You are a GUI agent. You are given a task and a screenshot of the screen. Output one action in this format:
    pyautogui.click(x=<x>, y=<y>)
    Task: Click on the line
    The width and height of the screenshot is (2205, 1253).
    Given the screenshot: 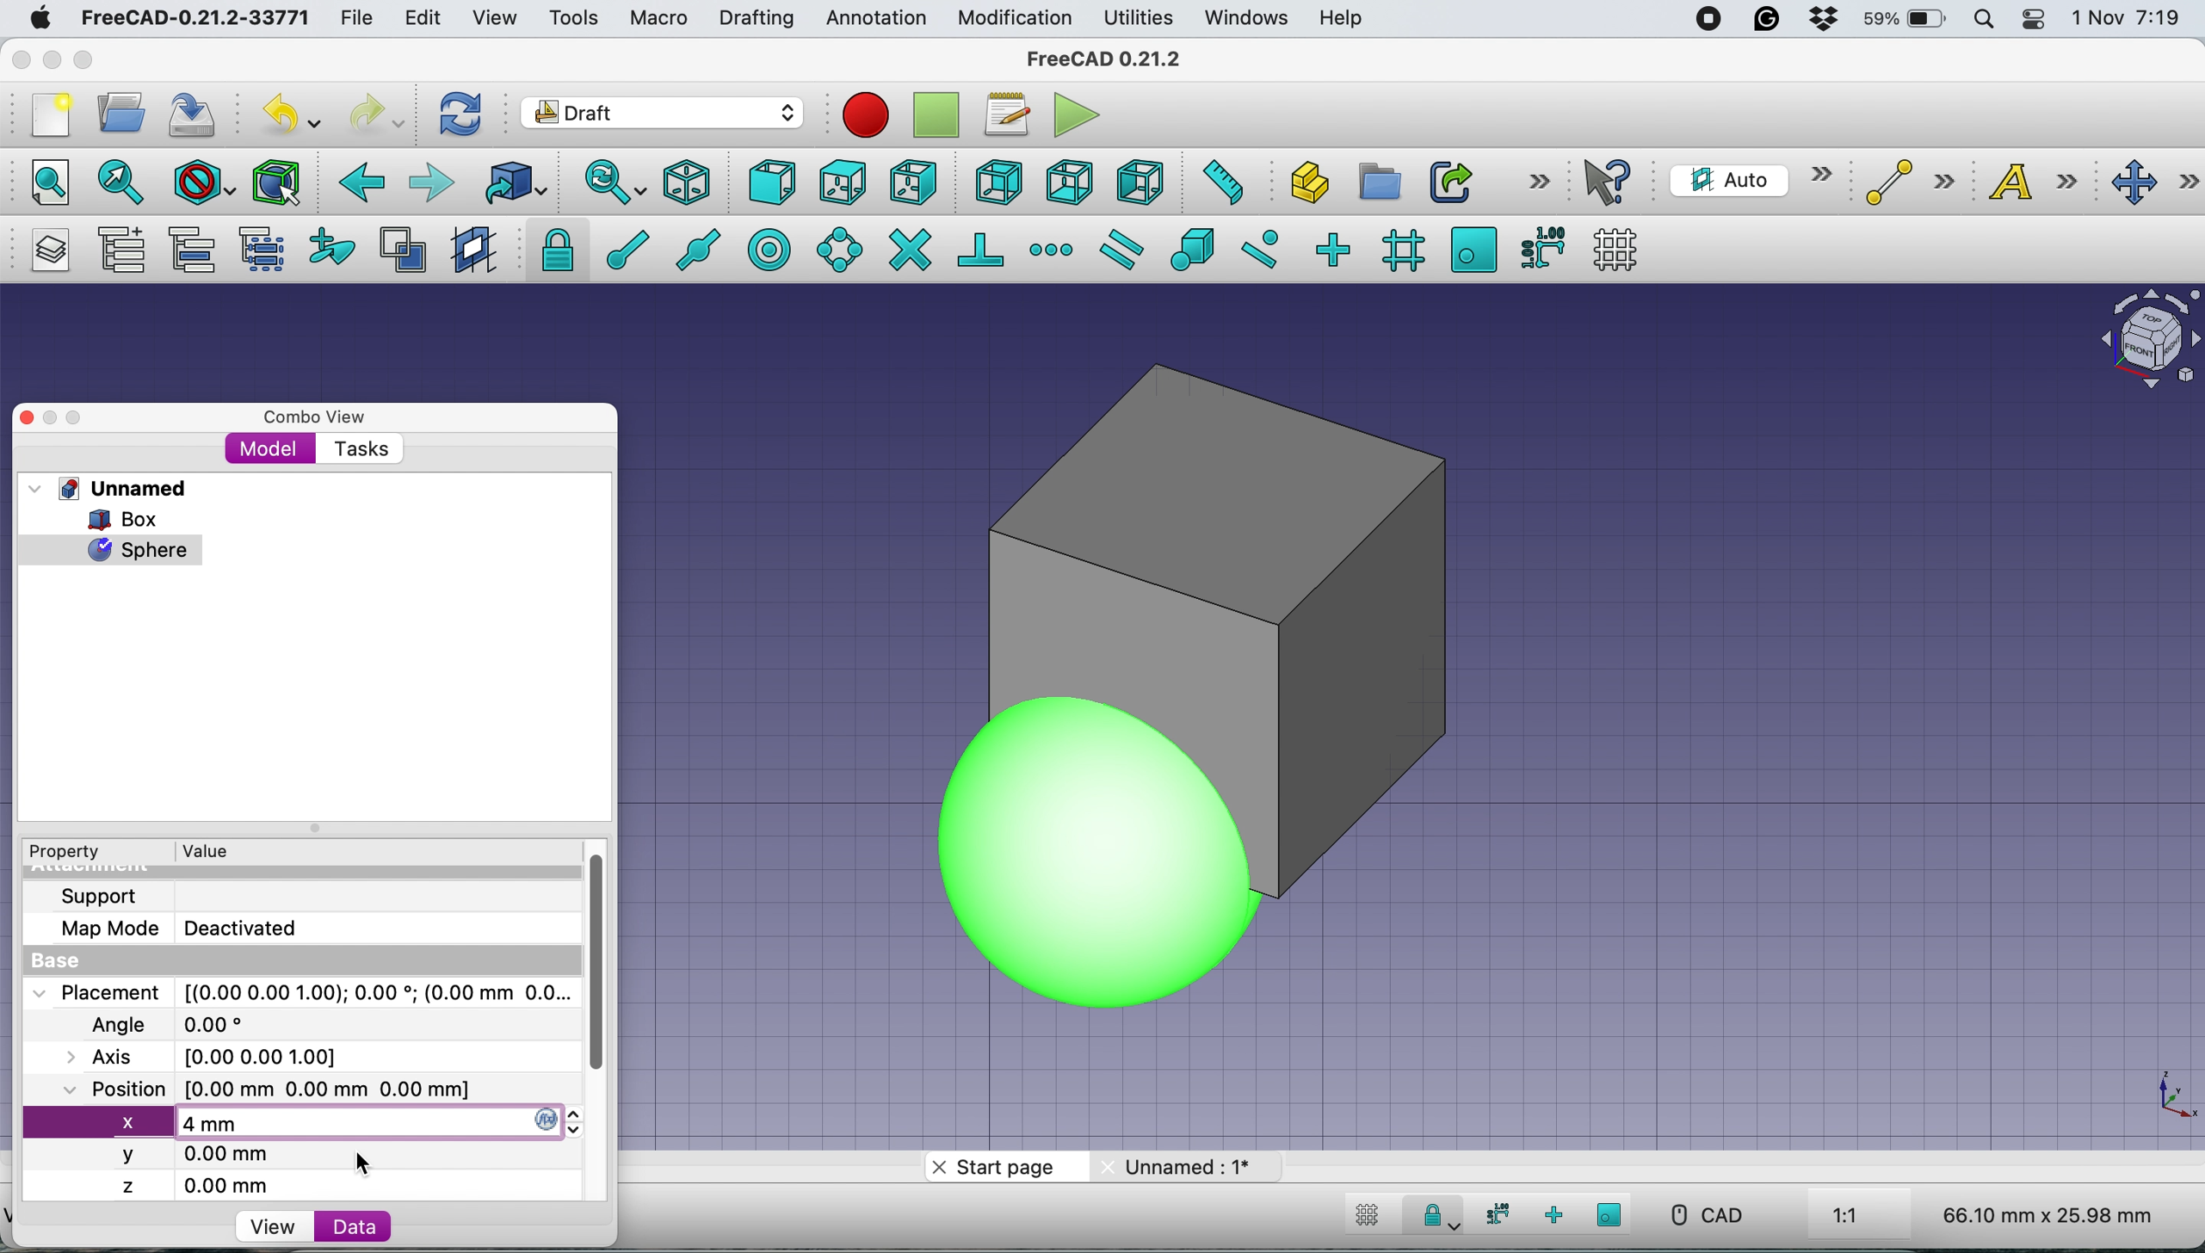 What is the action you would take?
    pyautogui.click(x=1905, y=182)
    